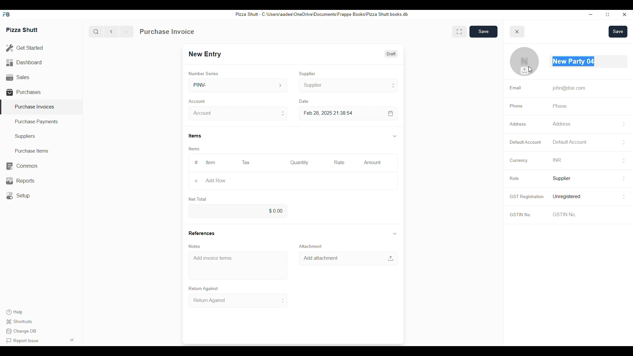 This screenshot has width=633, height=356. What do you see at coordinates (309, 246) in the screenshot?
I see `Attachment` at bounding box center [309, 246].